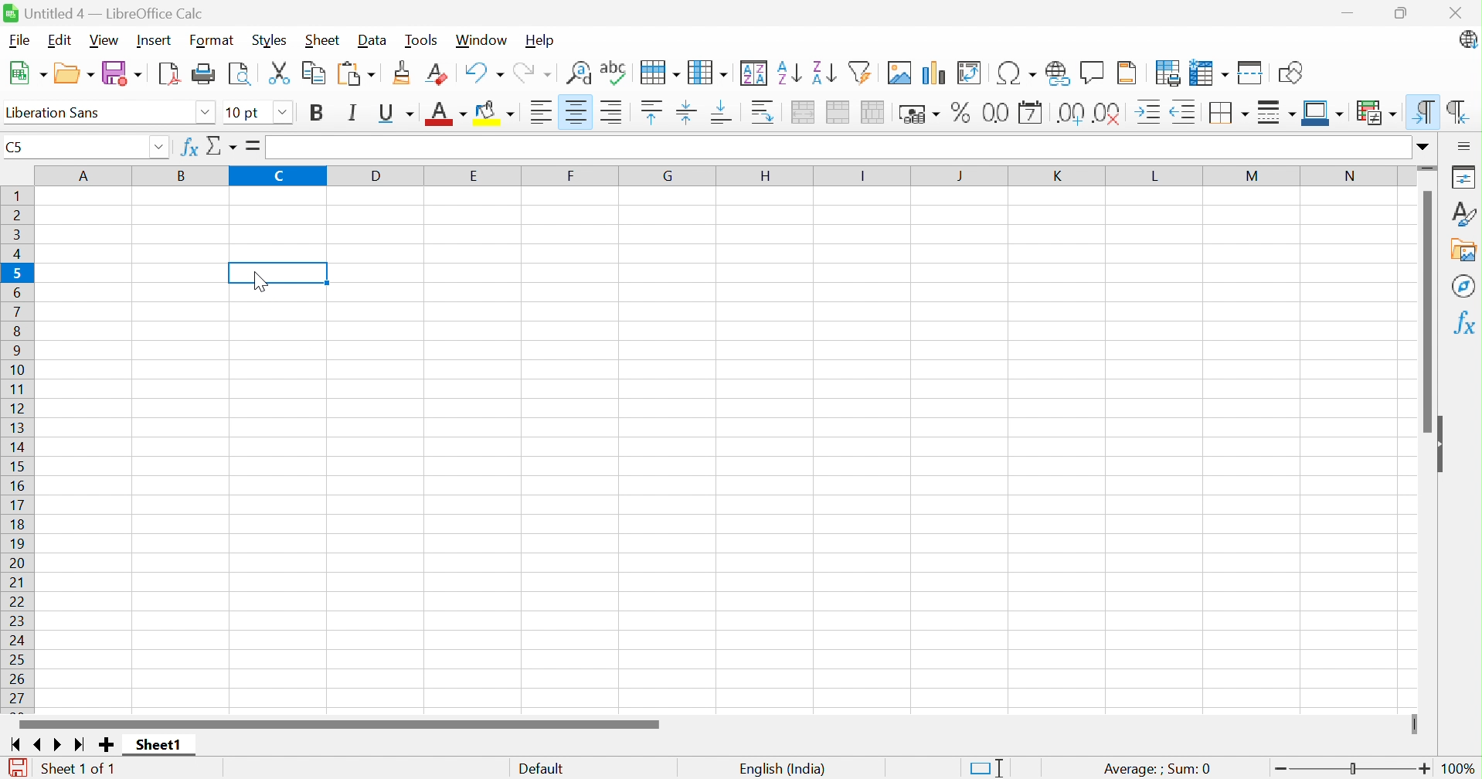 The image size is (1482, 779). What do you see at coordinates (1425, 111) in the screenshot?
I see `Left-To-Right` at bounding box center [1425, 111].